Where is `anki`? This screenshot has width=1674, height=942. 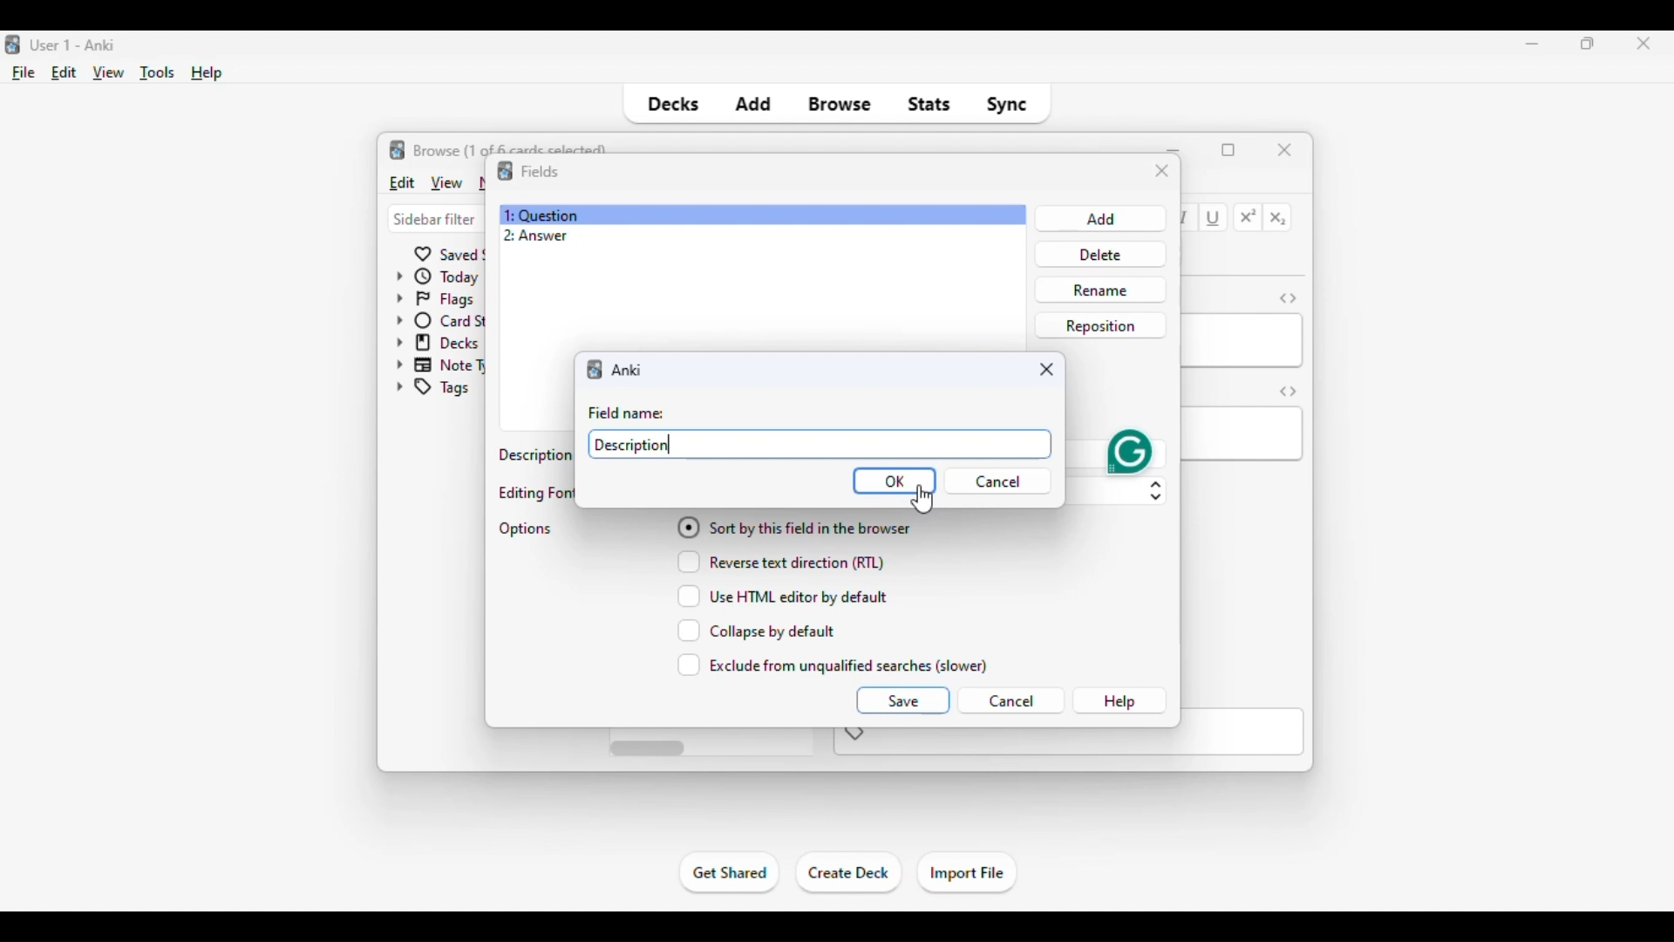
anki is located at coordinates (629, 371).